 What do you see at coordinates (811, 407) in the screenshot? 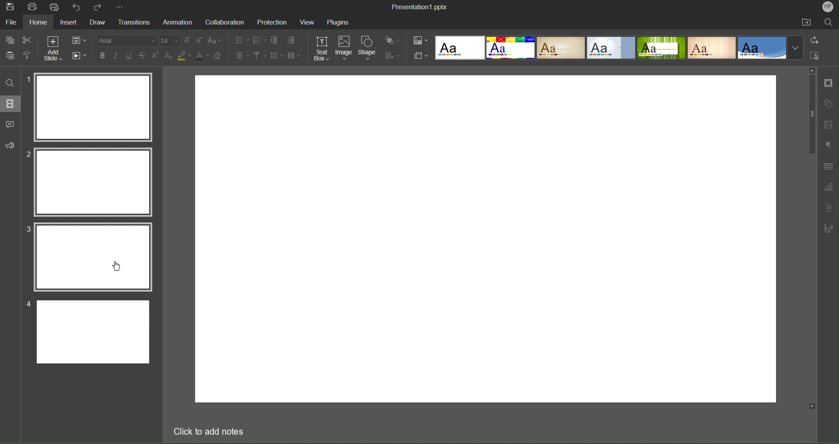
I see `scroll down` at bounding box center [811, 407].